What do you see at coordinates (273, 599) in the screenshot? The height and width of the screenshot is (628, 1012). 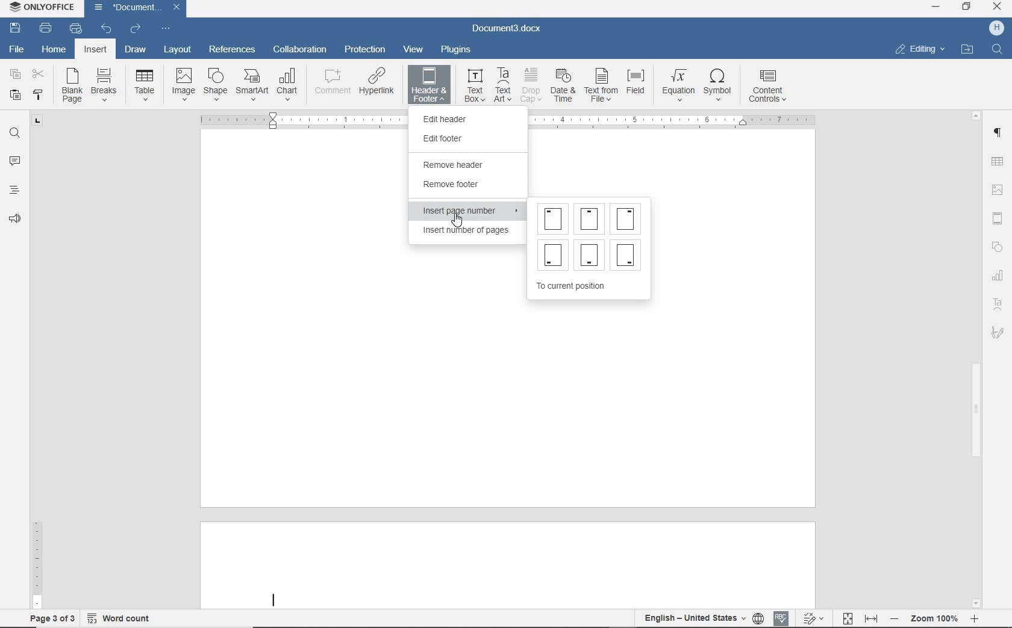 I see `Text cursor` at bounding box center [273, 599].